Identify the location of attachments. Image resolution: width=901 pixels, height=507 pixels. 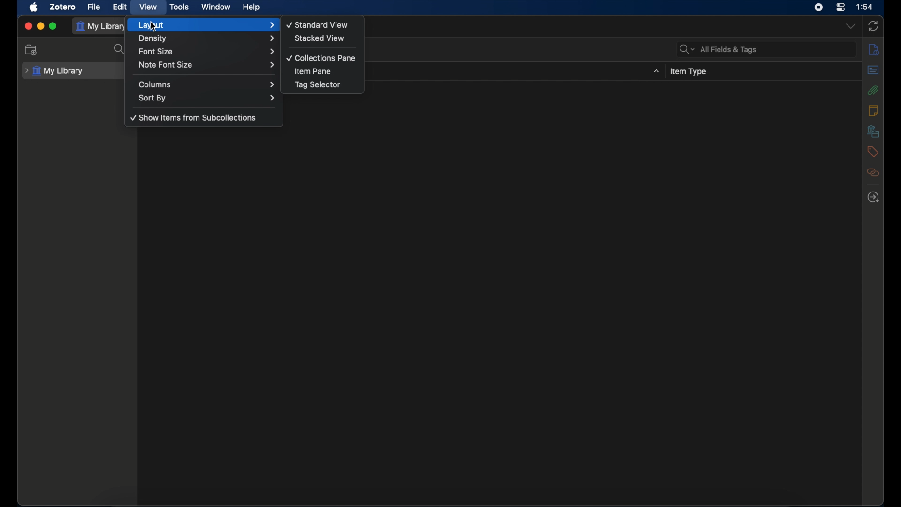
(873, 91).